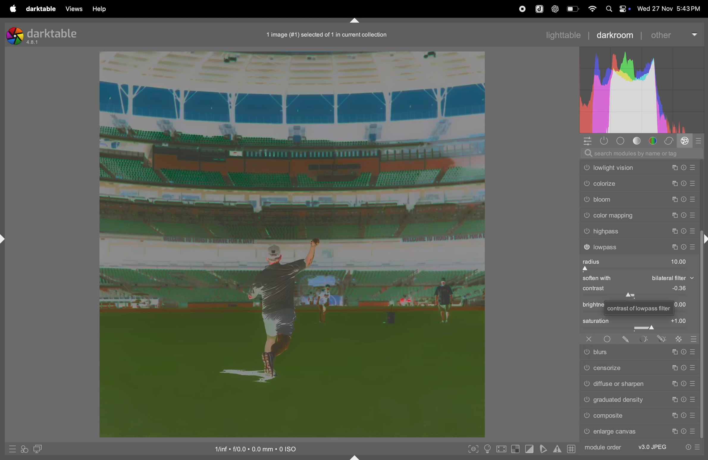 The image size is (708, 460). I want to click on toggle iso, so click(489, 449).